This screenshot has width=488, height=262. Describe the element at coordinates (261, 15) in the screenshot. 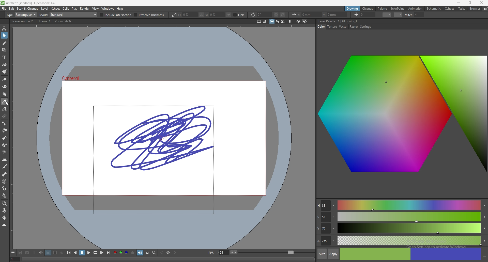

I see `rotation` at that location.